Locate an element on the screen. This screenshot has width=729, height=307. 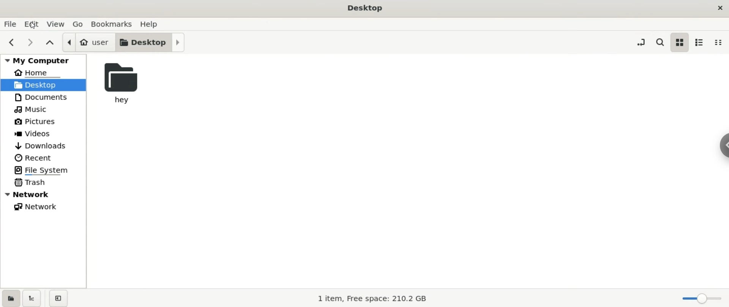
documents is located at coordinates (42, 97).